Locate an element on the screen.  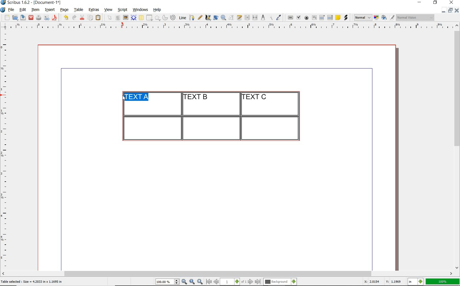
ruler is located at coordinates (234, 27).